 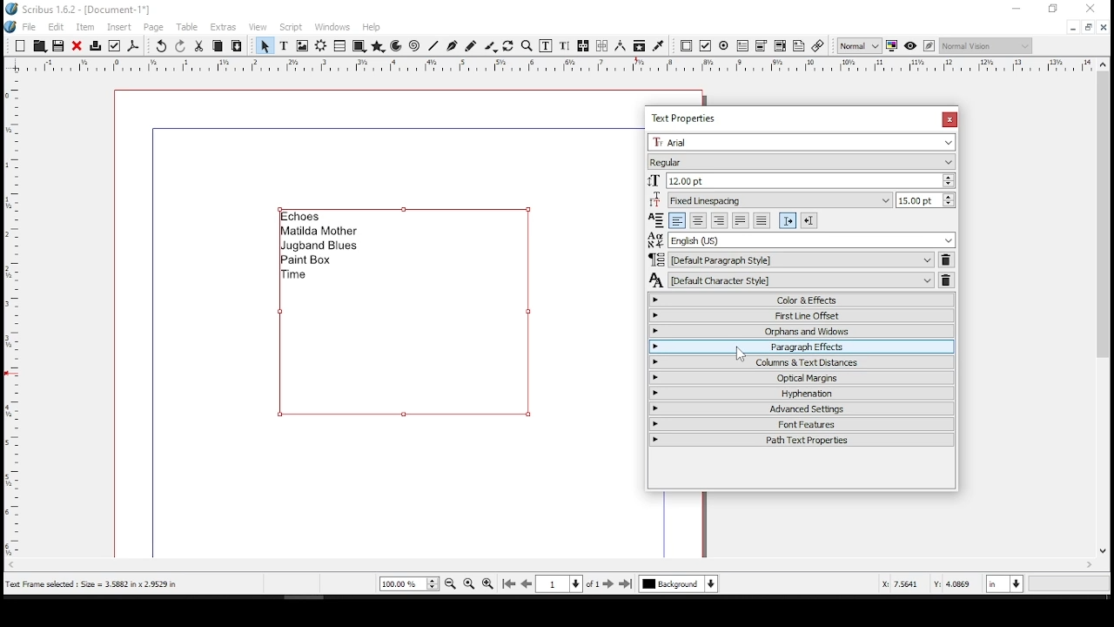 I want to click on PDF push button, so click(x=687, y=45).